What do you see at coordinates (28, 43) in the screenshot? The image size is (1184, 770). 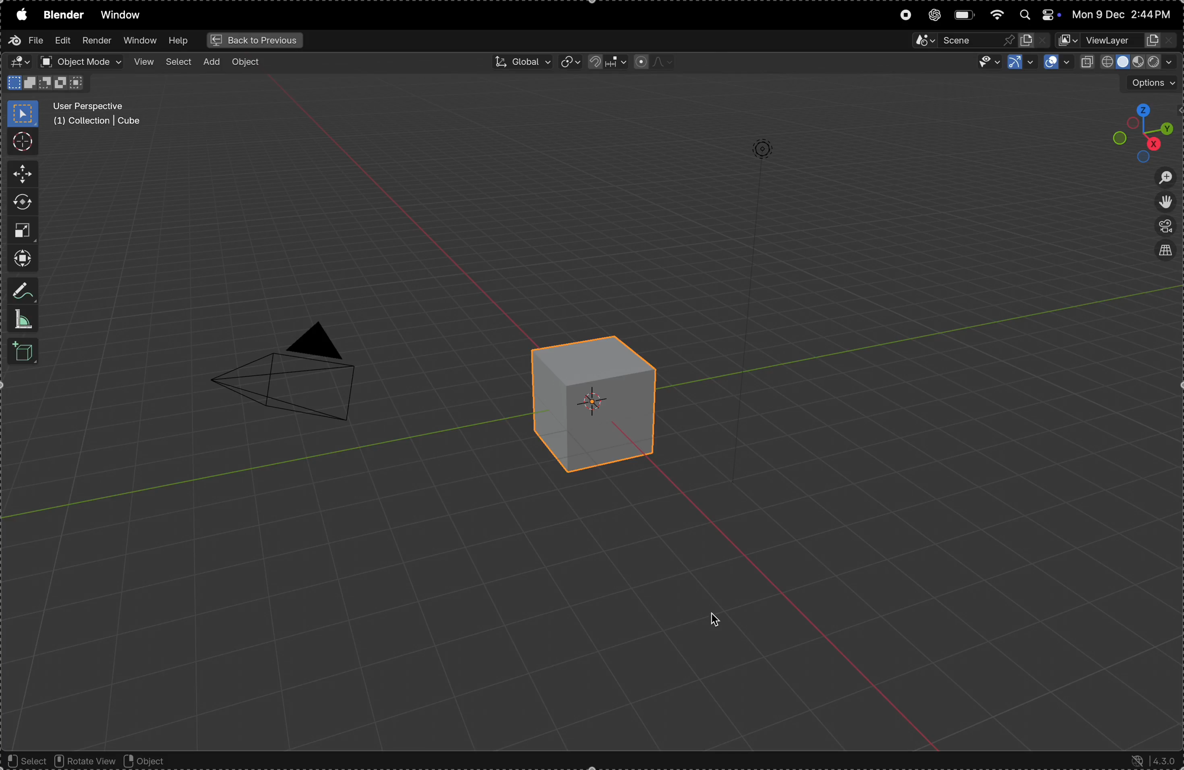 I see `file` at bounding box center [28, 43].